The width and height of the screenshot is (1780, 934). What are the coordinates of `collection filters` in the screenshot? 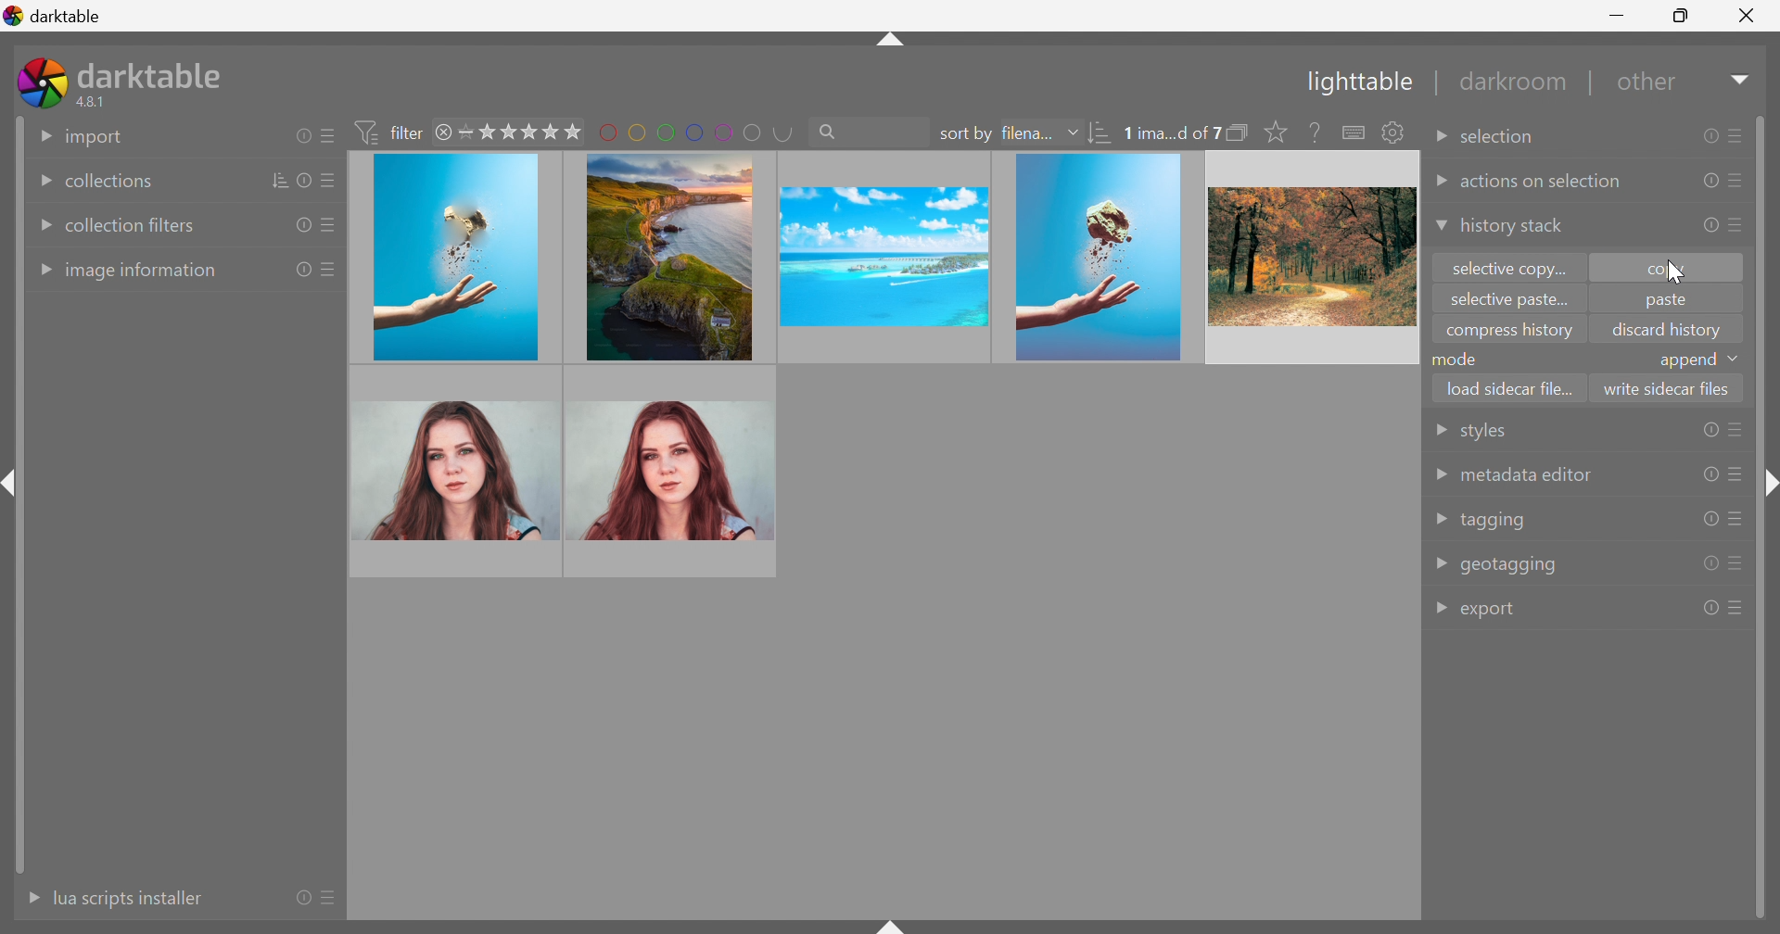 It's located at (132, 225).